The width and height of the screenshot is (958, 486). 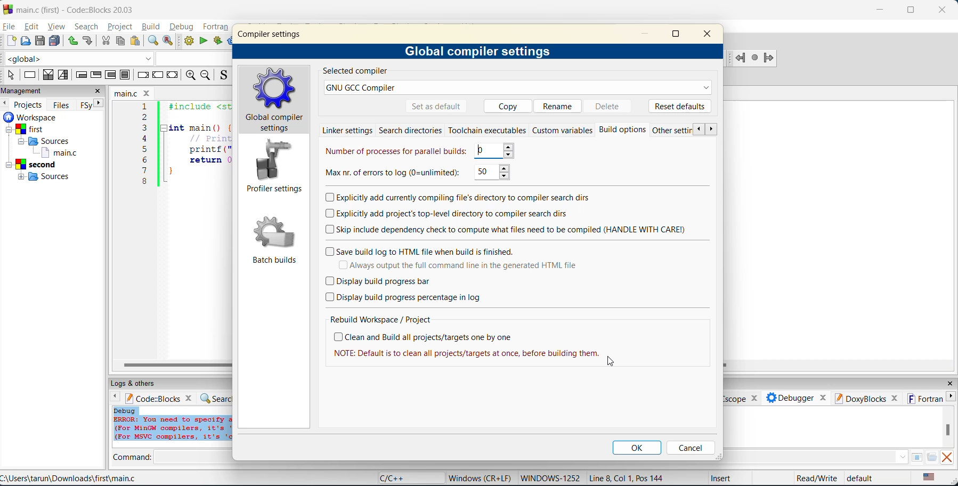 What do you see at coordinates (217, 27) in the screenshot?
I see `fortran` at bounding box center [217, 27].